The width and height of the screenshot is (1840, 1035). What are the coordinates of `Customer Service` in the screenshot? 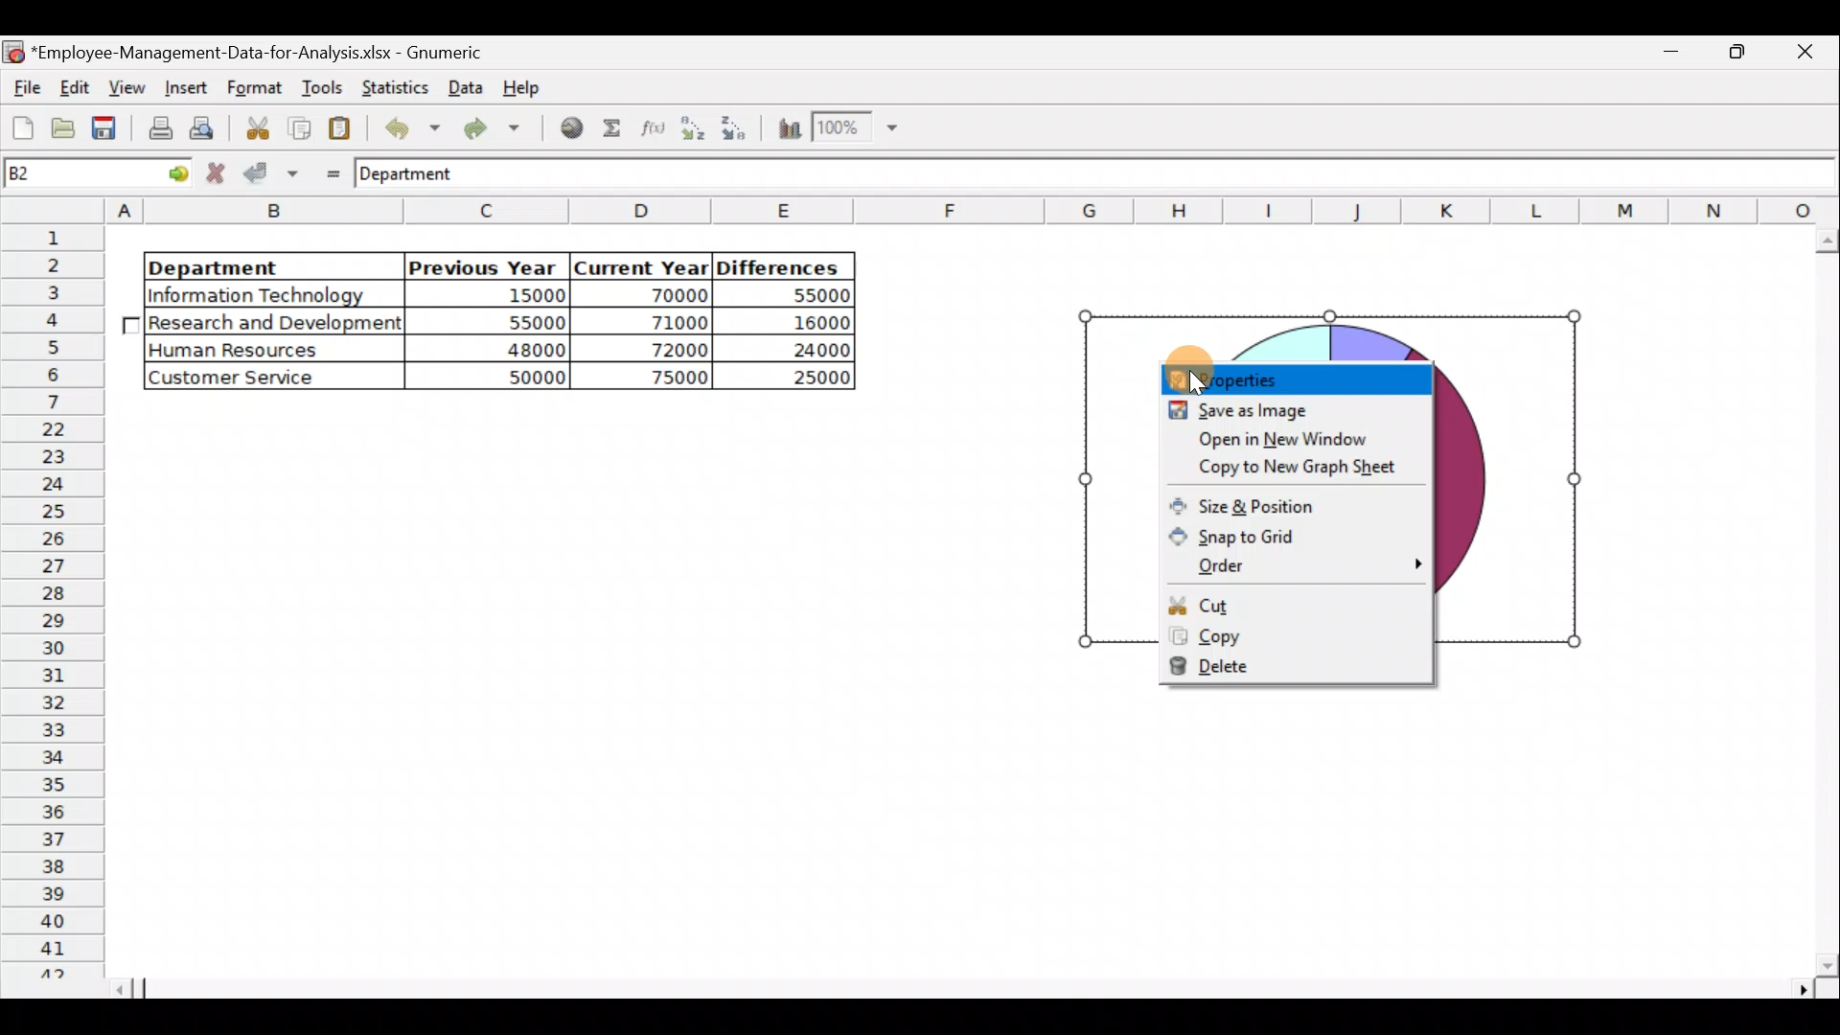 It's located at (254, 378).